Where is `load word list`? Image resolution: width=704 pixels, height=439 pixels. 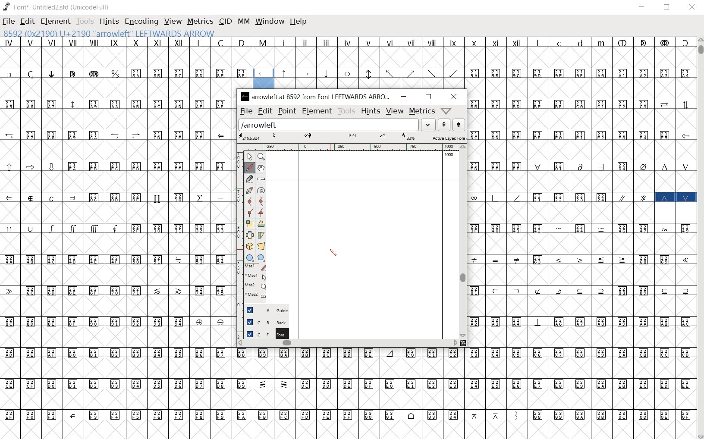
load word list is located at coordinates (337, 124).